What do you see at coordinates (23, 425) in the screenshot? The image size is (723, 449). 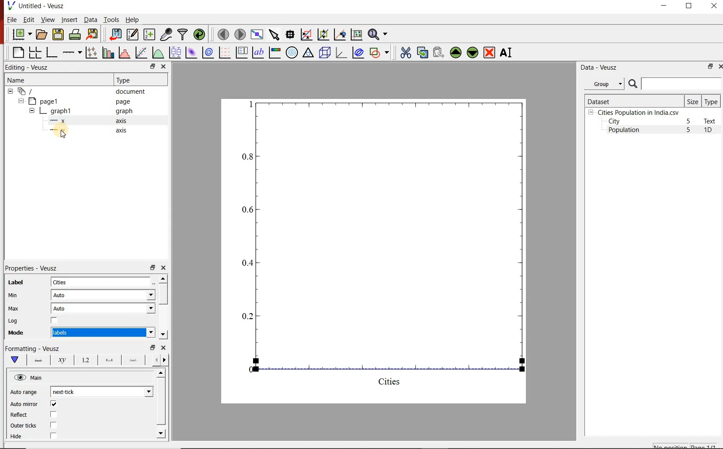 I see `Outer ticks` at bounding box center [23, 425].